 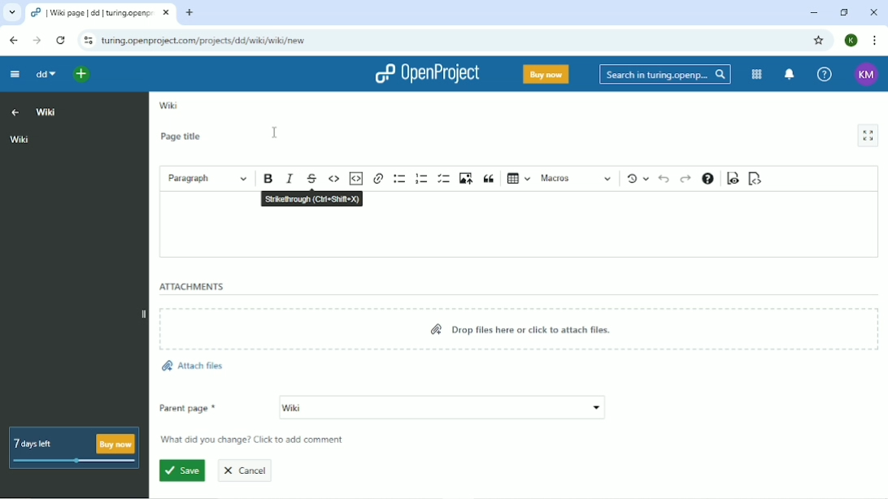 What do you see at coordinates (851, 41) in the screenshot?
I see `Account` at bounding box center [851, 41].